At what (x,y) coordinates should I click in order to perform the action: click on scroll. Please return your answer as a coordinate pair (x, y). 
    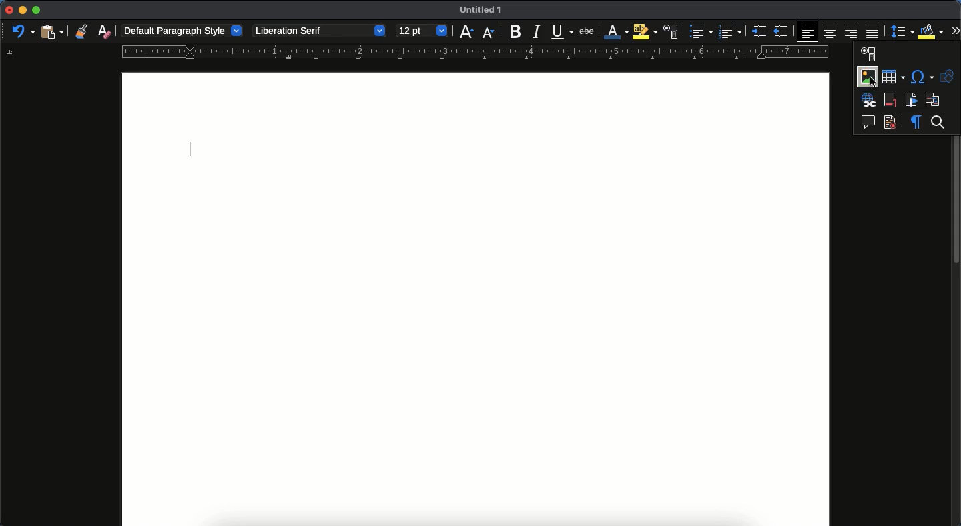
    Looking at the image, I should click on (956, 331).